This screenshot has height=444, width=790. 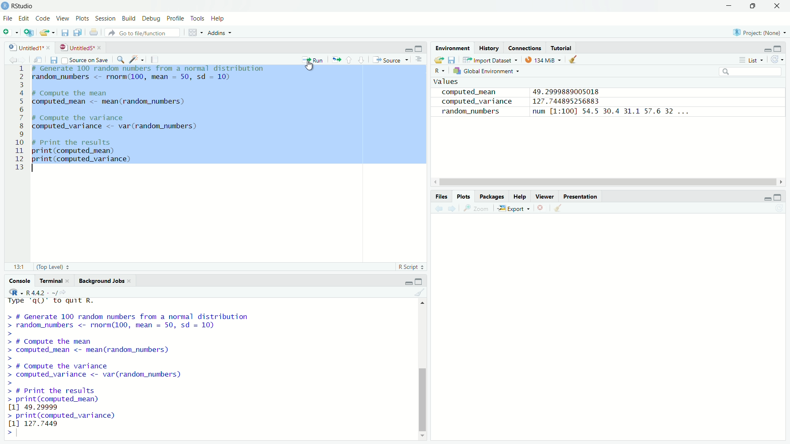 I want to click on close, so click(x=779, y=6).